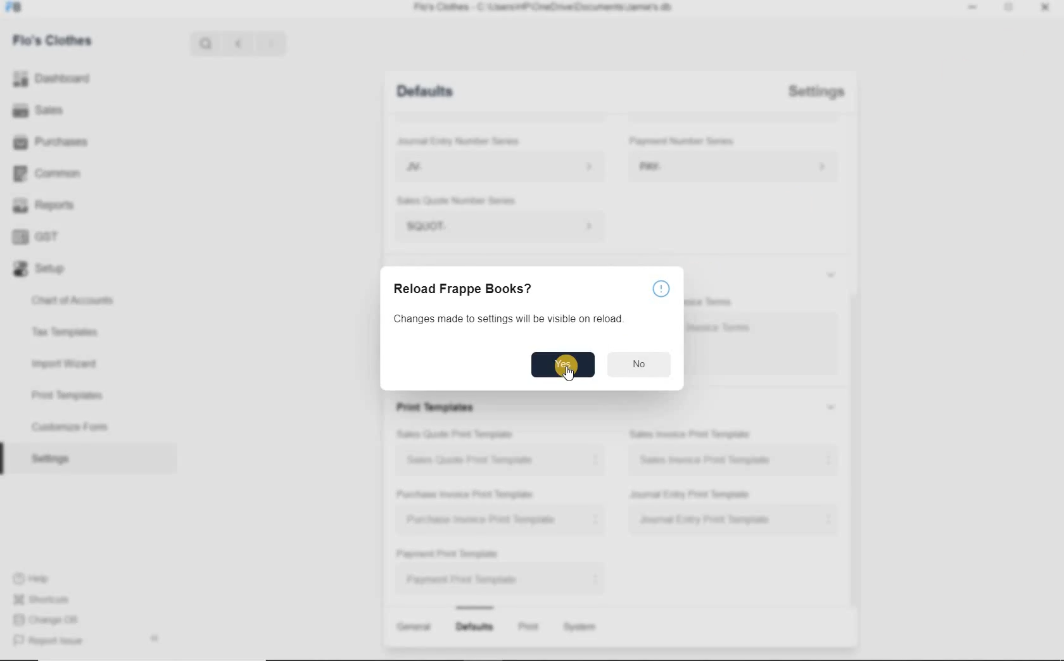 Image resolution: width=1064 pixels, height=661 pixels. Describe the element at coordinates (502, 579) in the screenshot. I see `Payment Print Template` at that location.